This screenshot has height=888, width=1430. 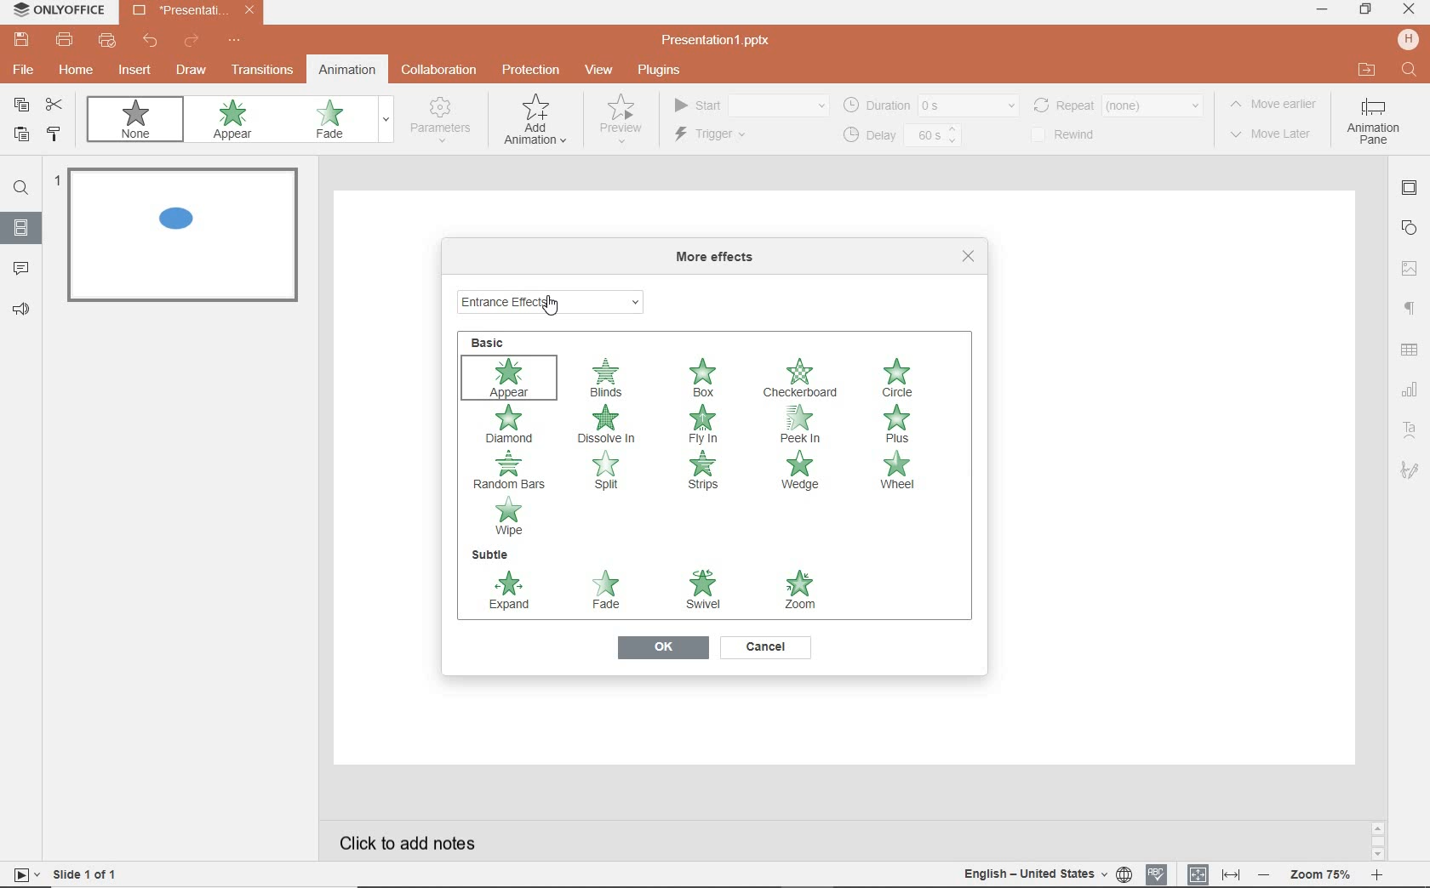 I want to click on fit to slide, so click(x=1198, y=871).